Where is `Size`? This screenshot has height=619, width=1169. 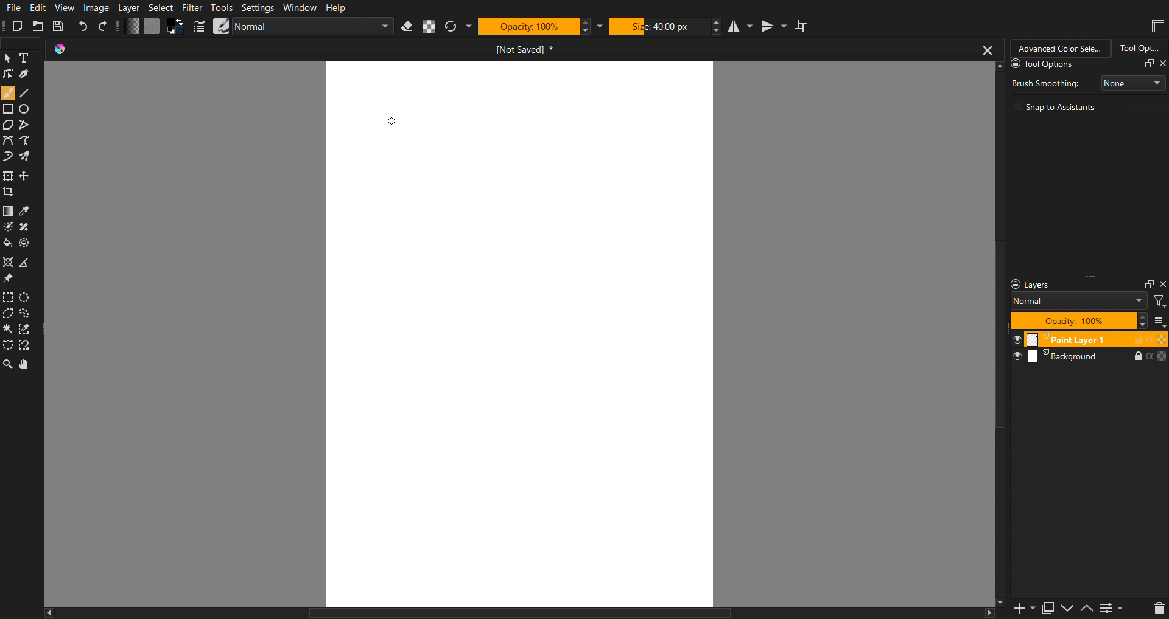
Size is located at coordinates (659, 26).